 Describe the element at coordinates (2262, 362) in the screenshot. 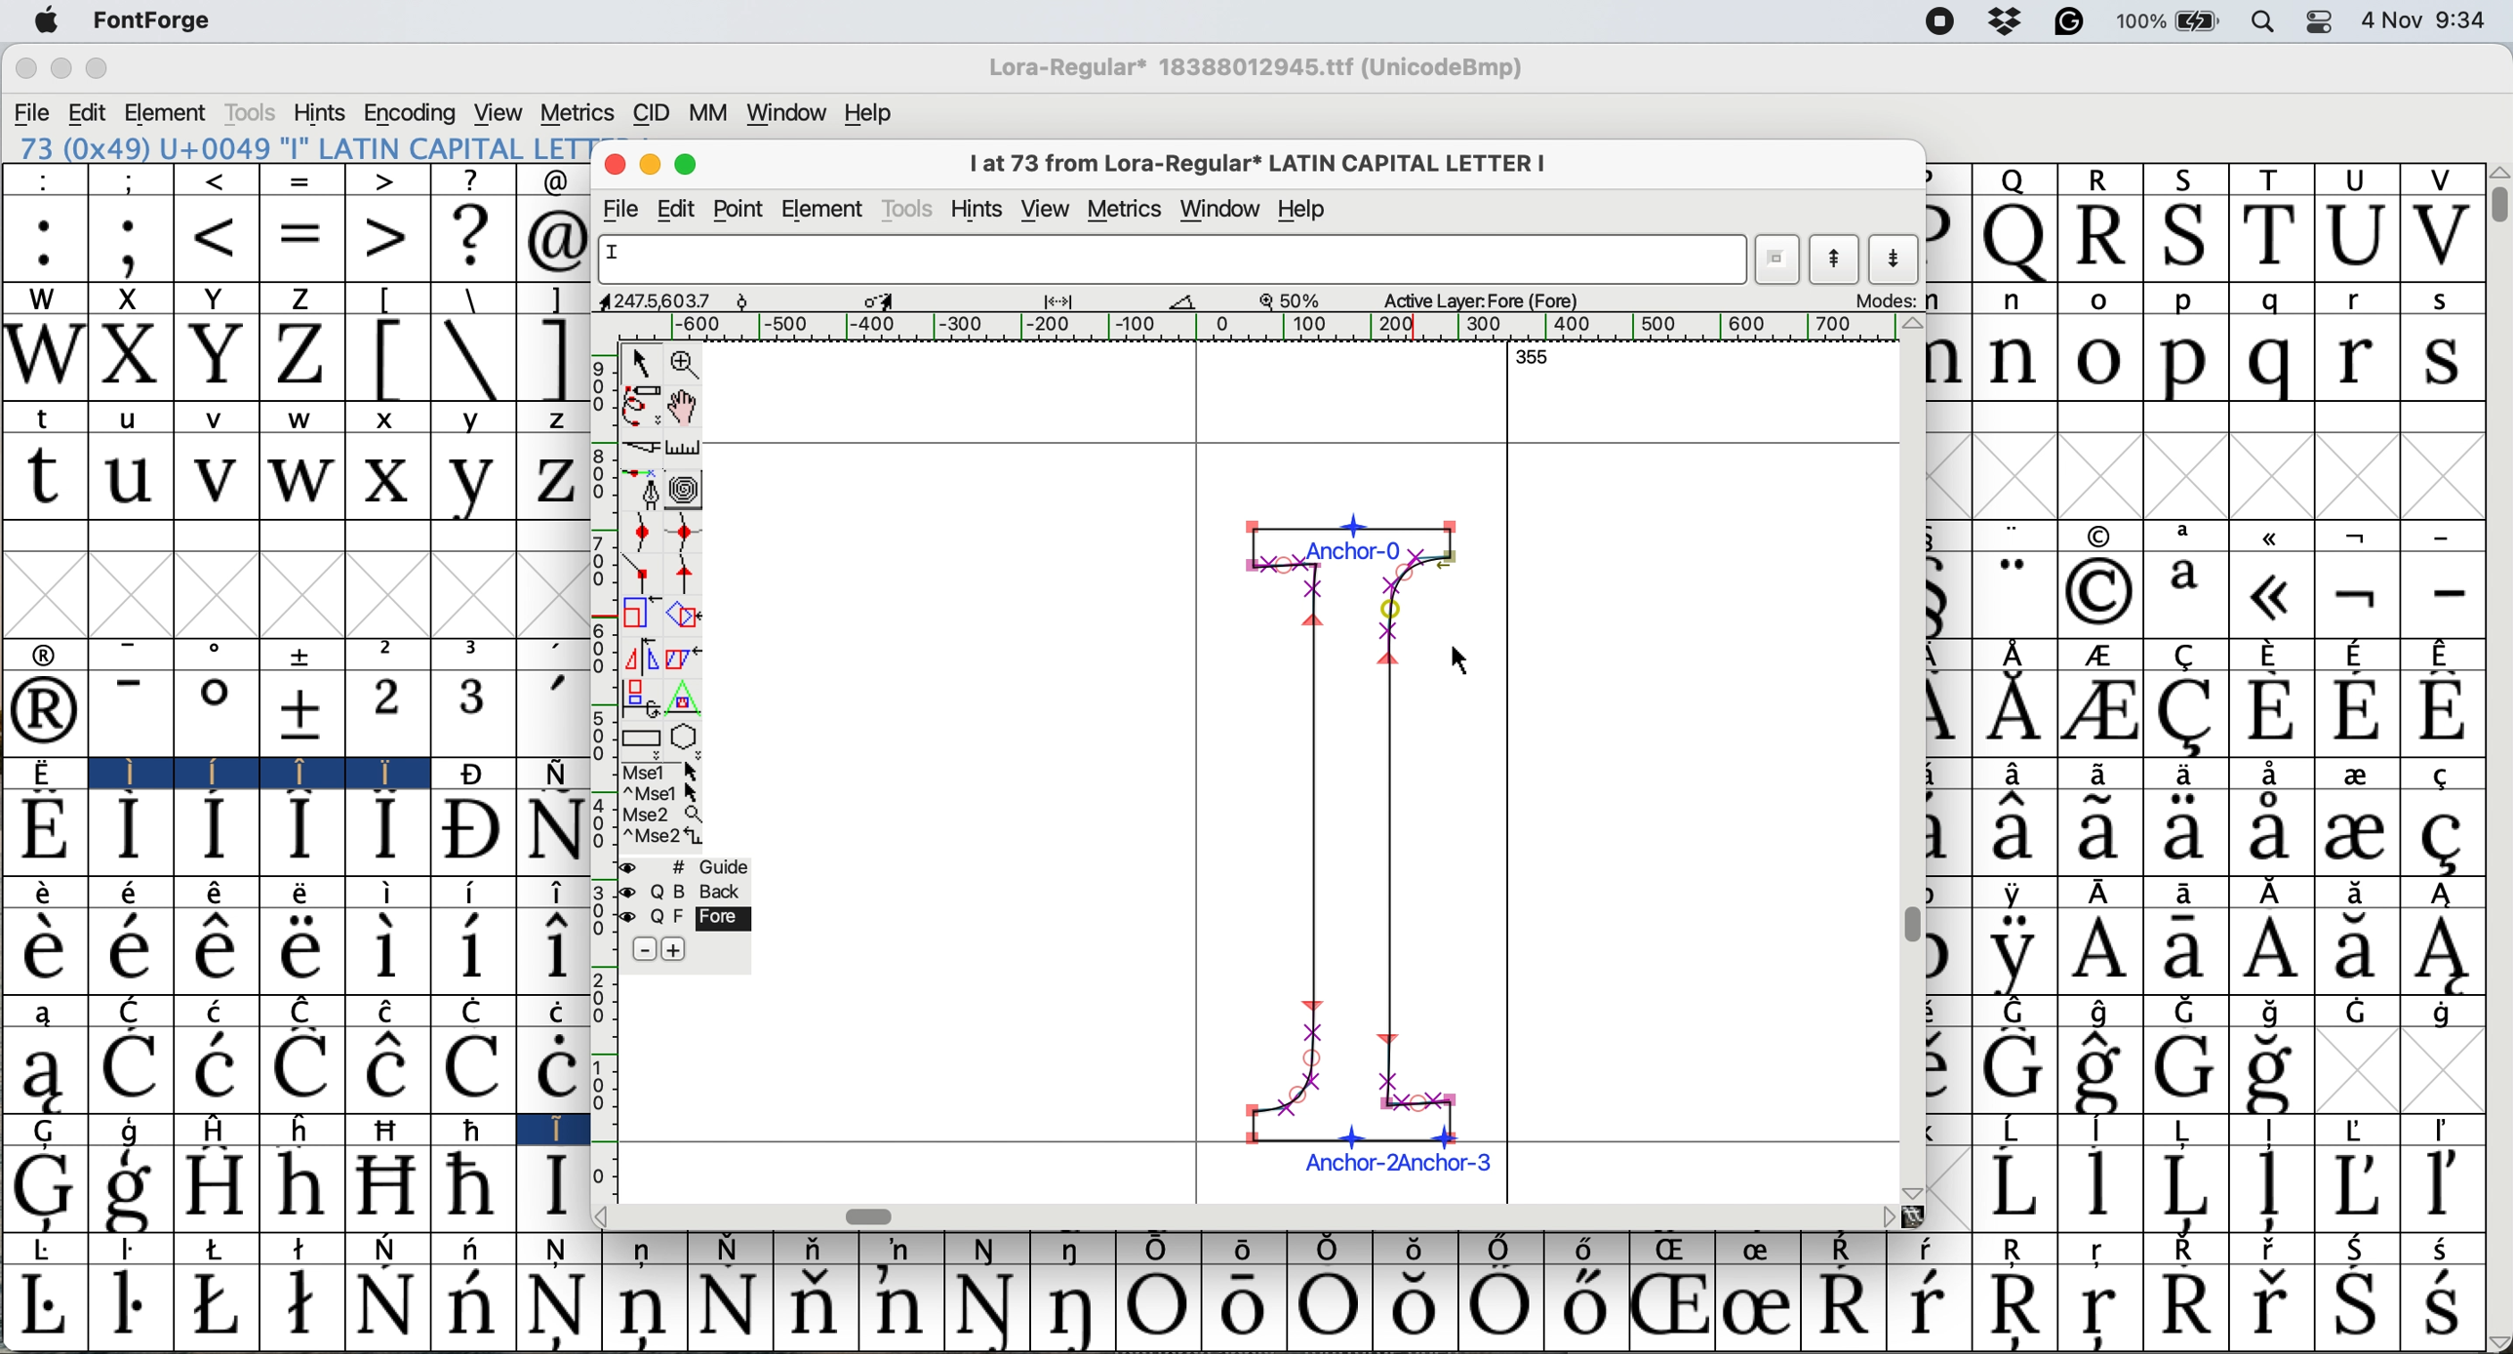

I see `q` at that location.